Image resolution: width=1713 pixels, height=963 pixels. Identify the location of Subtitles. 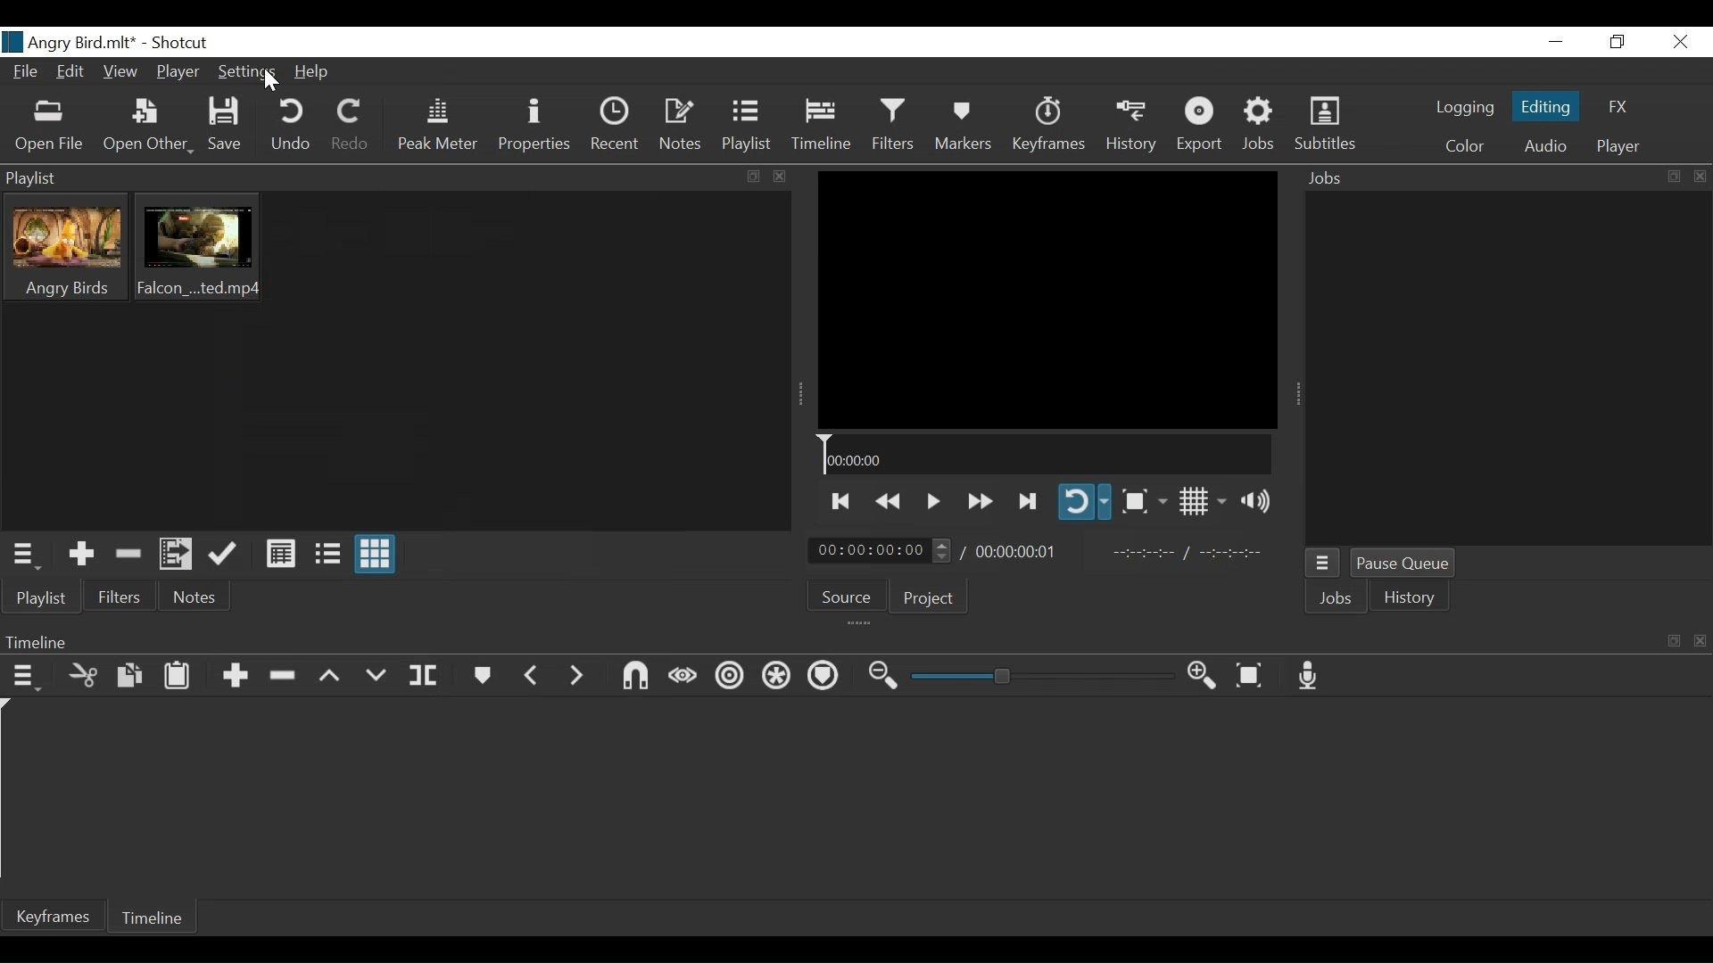
(1326, 125).